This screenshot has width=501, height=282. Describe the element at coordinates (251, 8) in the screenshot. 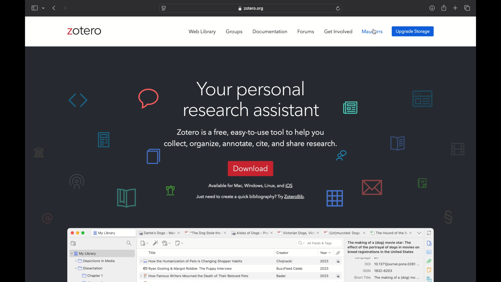

I see `website address` at that location.